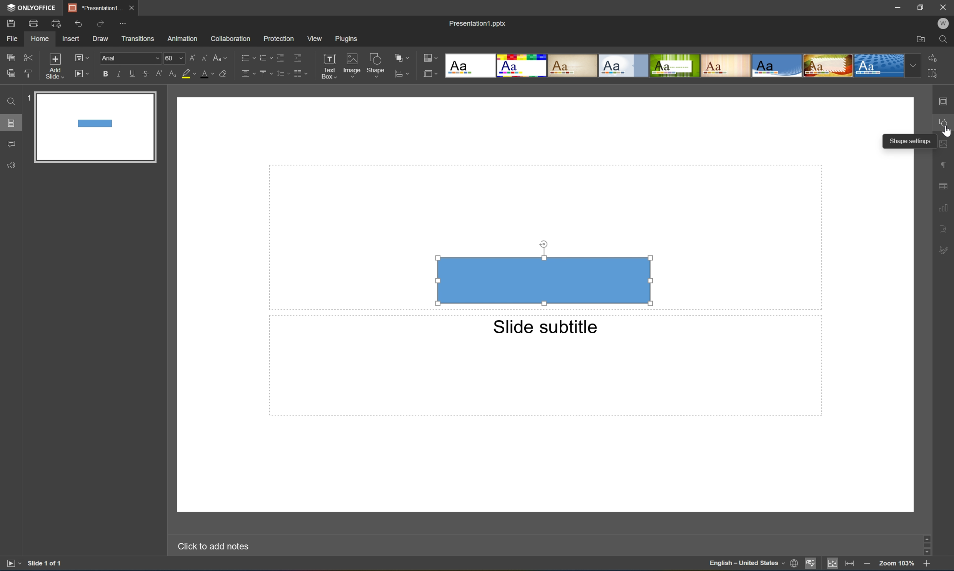 Image resolution: width=954 pixels, height=571 pixels. I want to click on Strikethrough, so click(145, 75).